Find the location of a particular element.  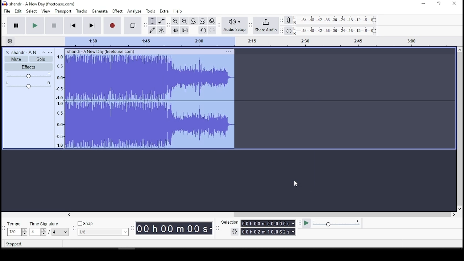

scroll bar is located at coordinates (459, 130).